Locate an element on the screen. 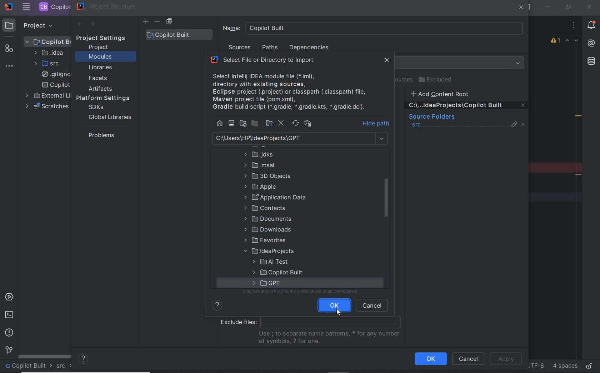 This screenshot has width=600, height=373. copilot built.iml is located at coordinates (56, 85).